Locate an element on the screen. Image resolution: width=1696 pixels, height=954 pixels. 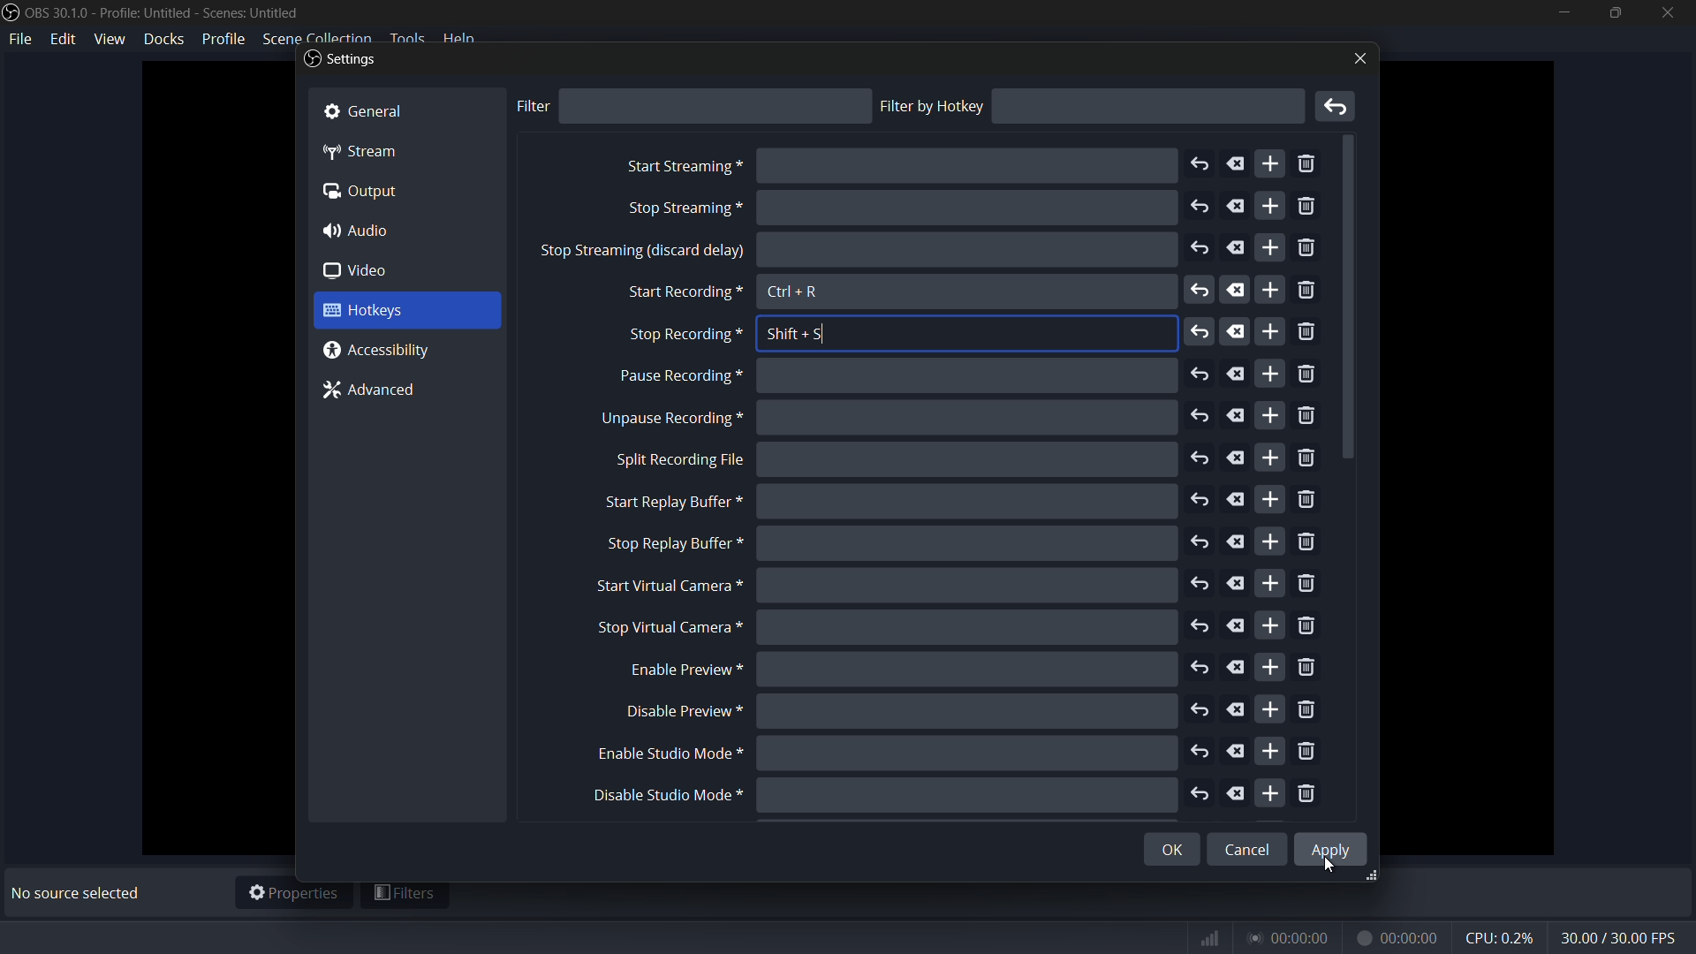
add more is located at coordinates (1269, 415).